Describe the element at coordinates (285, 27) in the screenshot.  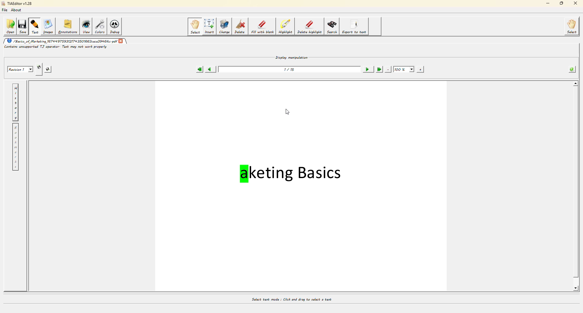
I see `highight` at that location.